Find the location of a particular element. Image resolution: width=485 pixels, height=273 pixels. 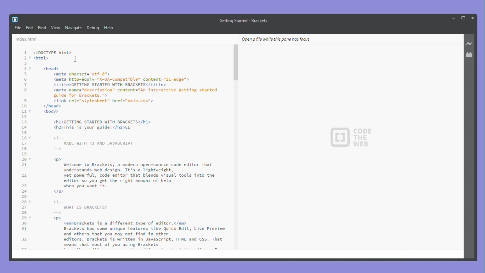

File is located at coordinates (17, 28).